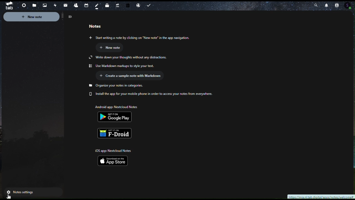 This screenshot has width=355, height=200. What do you see at coordinates (117, 4) in the screenshot?
I see `Upgrade` at bounding box center [117, 4].